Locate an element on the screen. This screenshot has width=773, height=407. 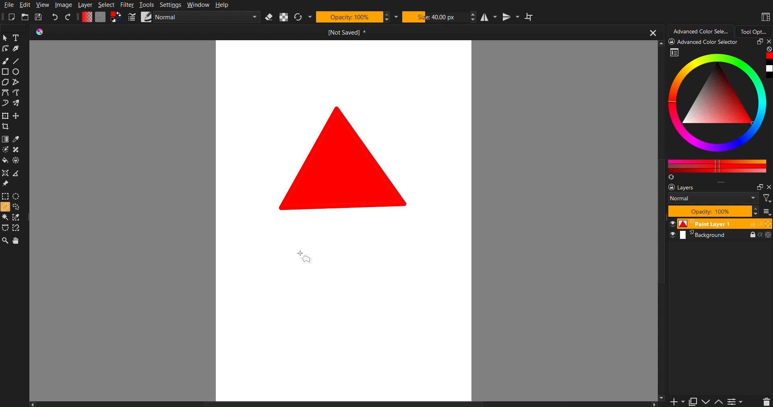
Save is located at coordinates (38, 16).